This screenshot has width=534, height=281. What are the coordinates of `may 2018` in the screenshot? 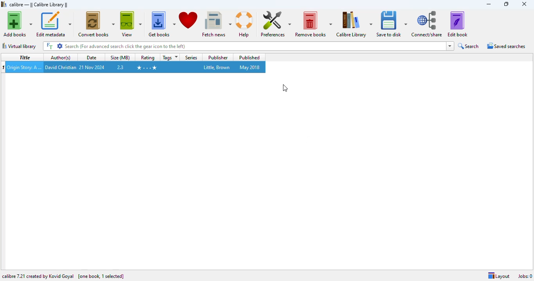 It's located at (249, 67).